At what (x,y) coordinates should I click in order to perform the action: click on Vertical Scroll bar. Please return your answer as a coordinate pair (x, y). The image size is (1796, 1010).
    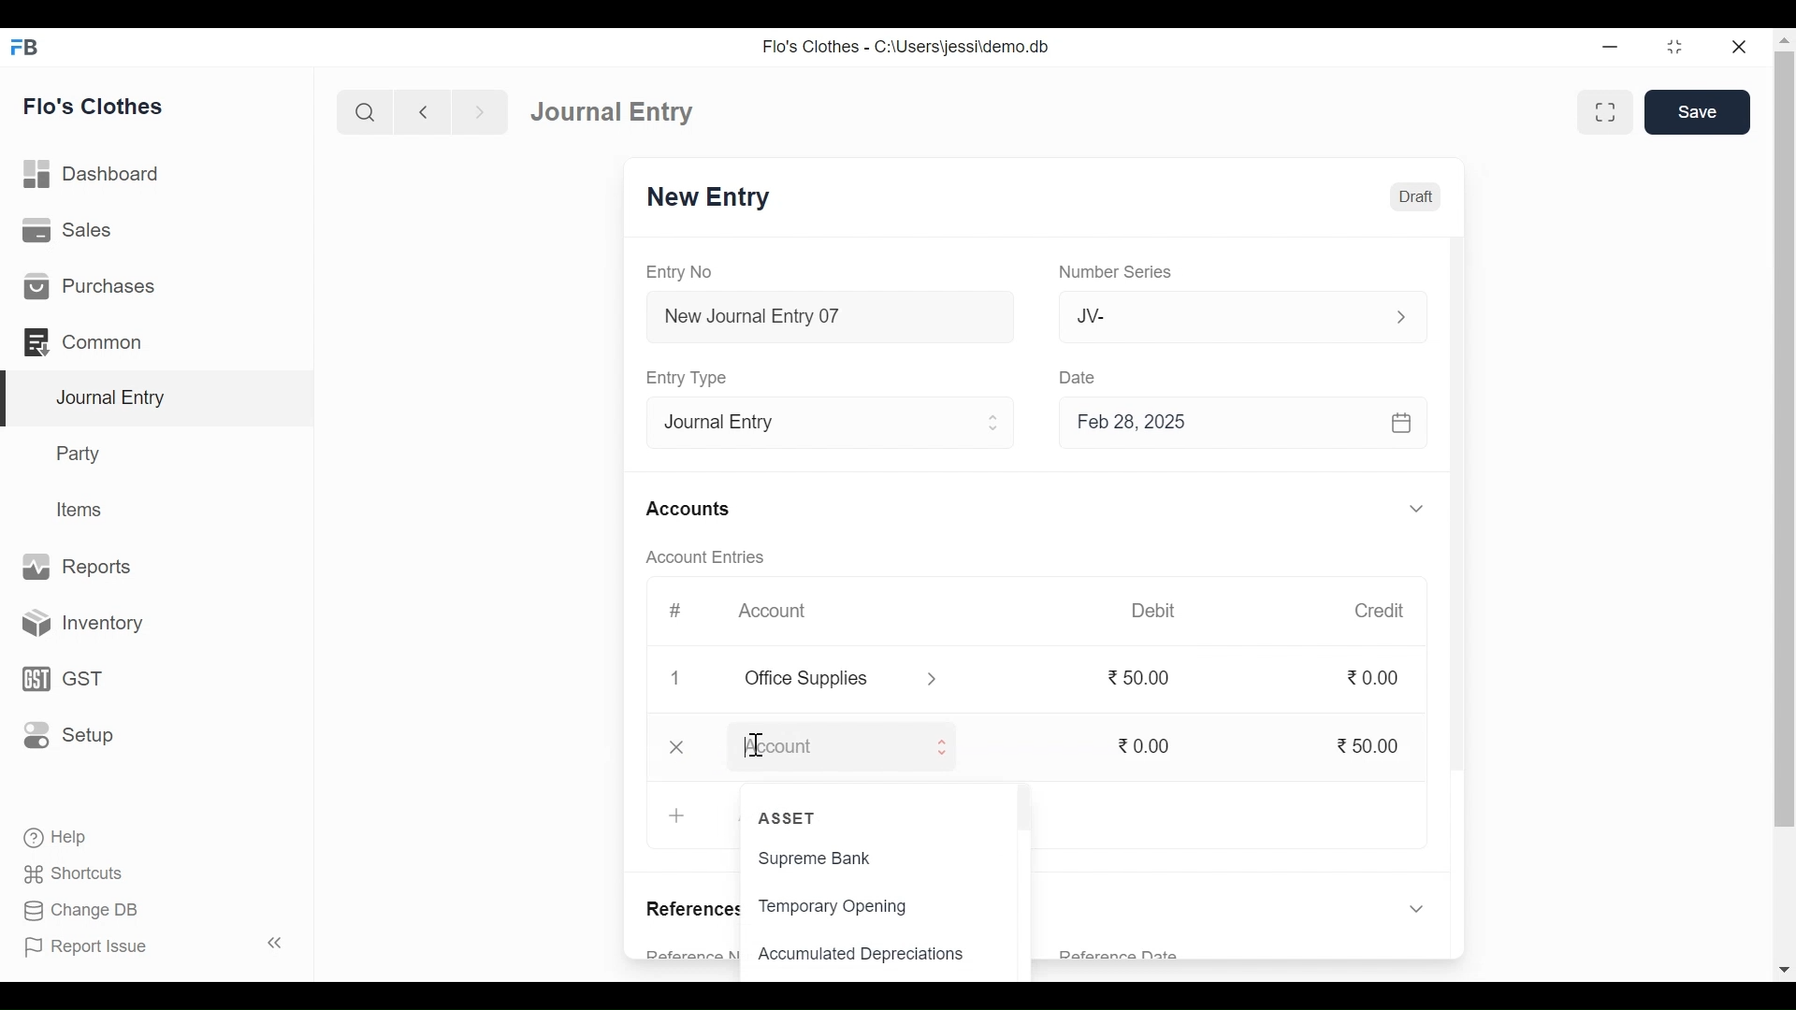
    Looking at the image, I should click on (1460, 528).